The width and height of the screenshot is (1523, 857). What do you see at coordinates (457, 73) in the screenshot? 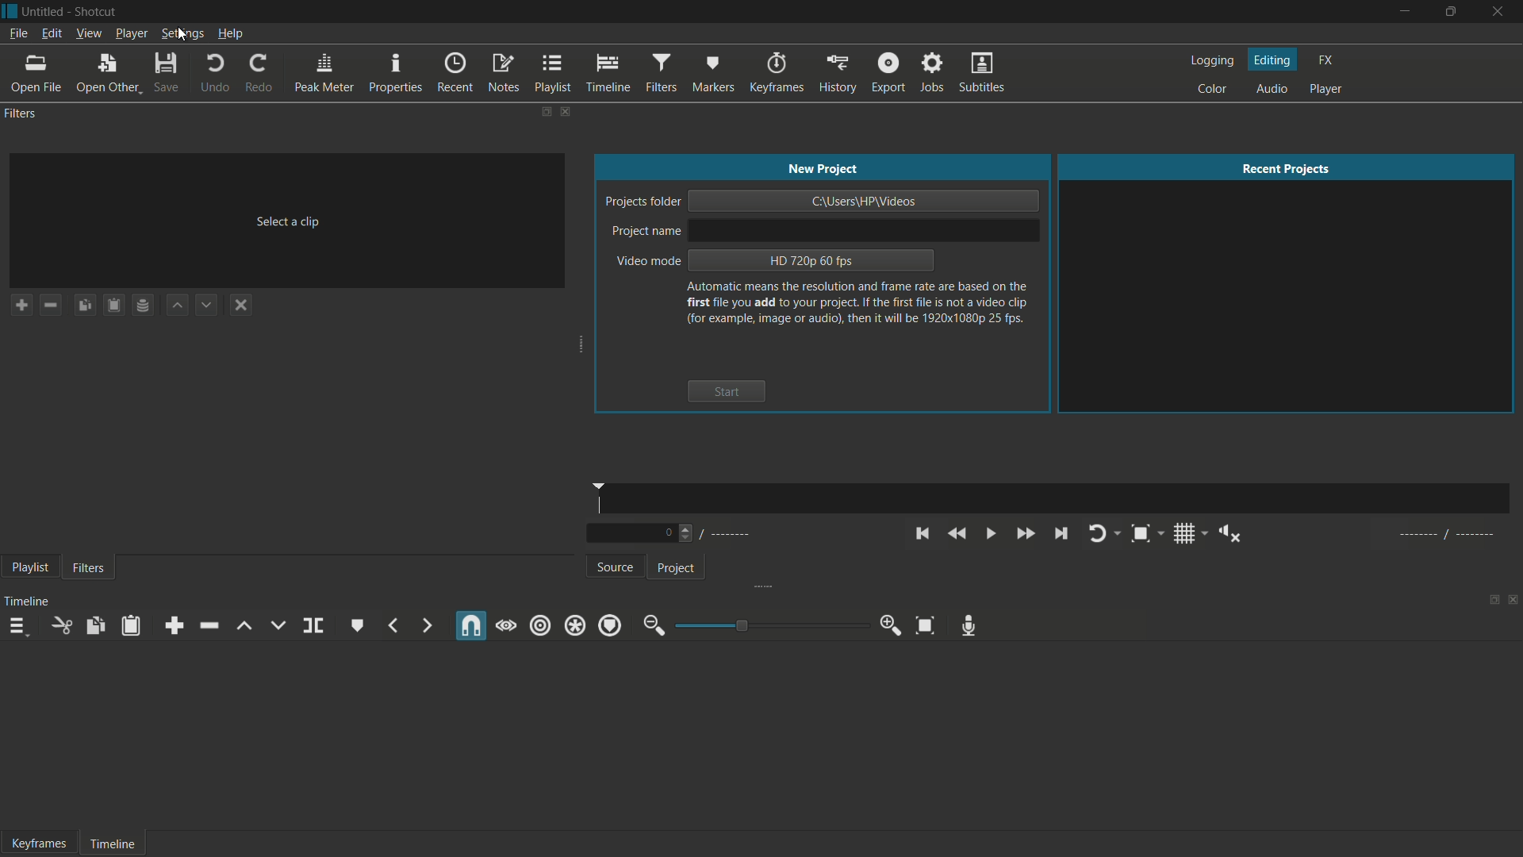
I see `recent` at bounding box center [457, 73].